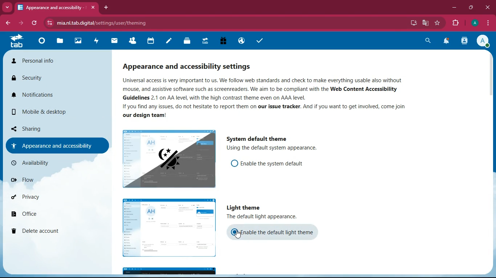 The image size is (496, 278). Describe the element at coordinates (438, 22) in the screenshot. I see `favourite` at that location.